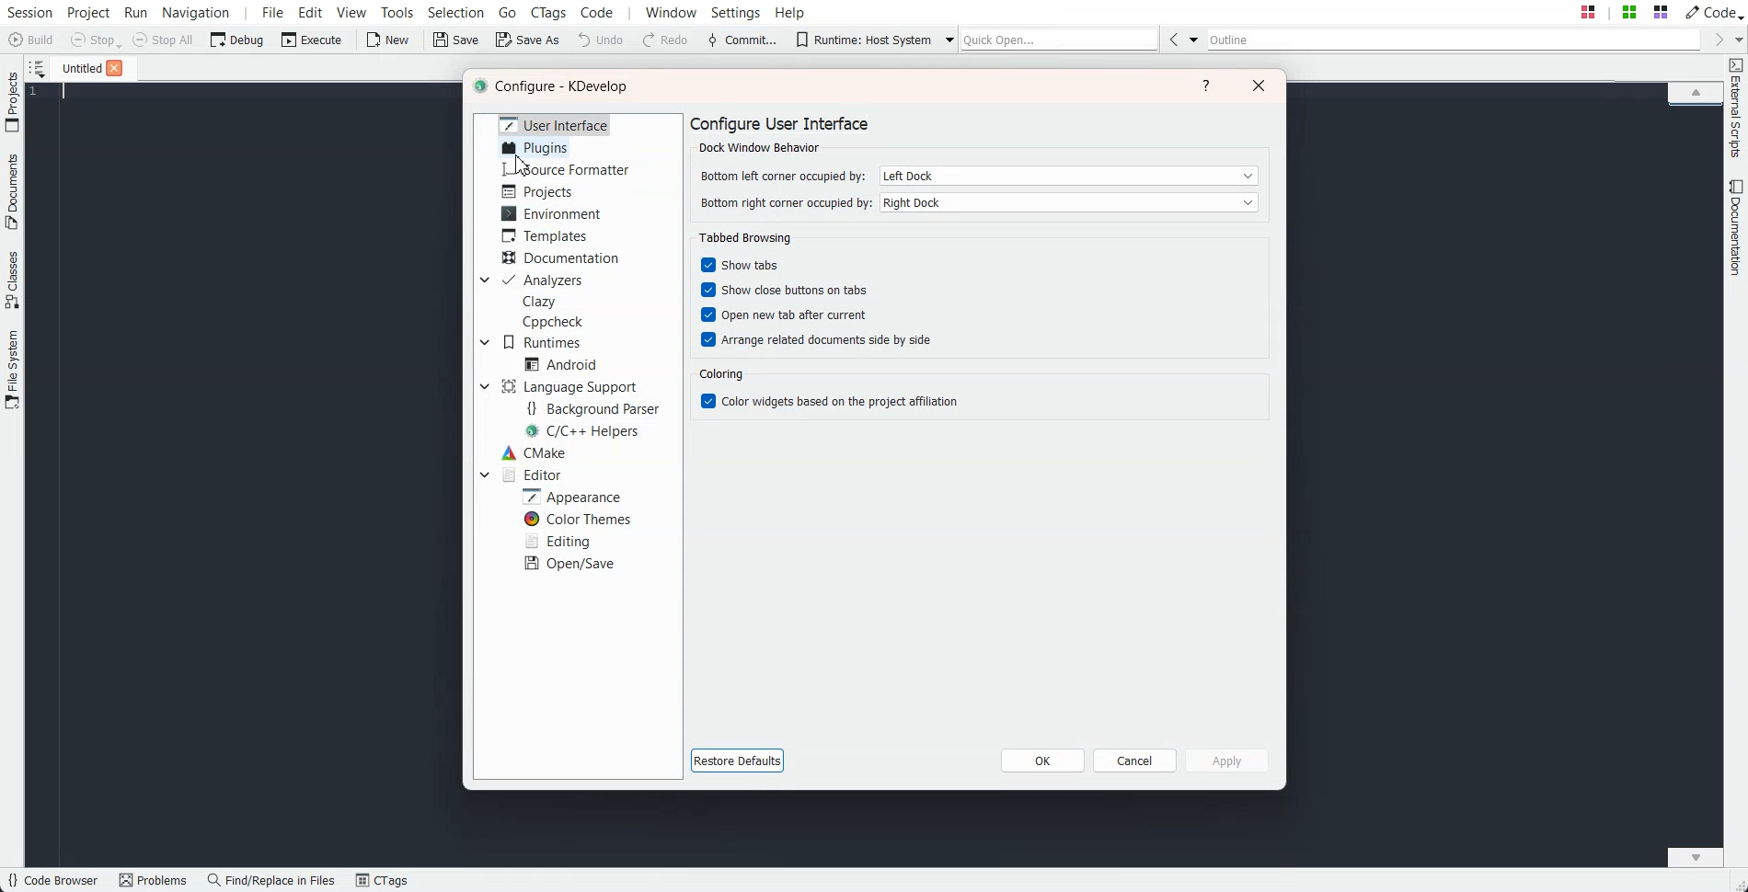 The width and height of the screenshot is (1748, 892). What do you see at coordinates (12, 101) in the screenshot?
I see `Project` at bounding box center [12, 101].